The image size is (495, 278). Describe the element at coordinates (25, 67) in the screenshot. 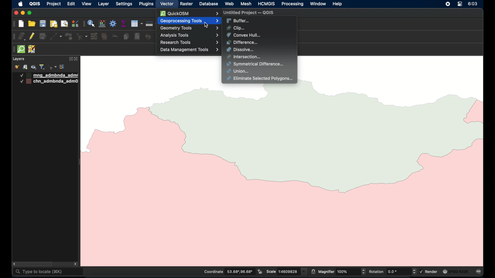

I see `add group` at that location.